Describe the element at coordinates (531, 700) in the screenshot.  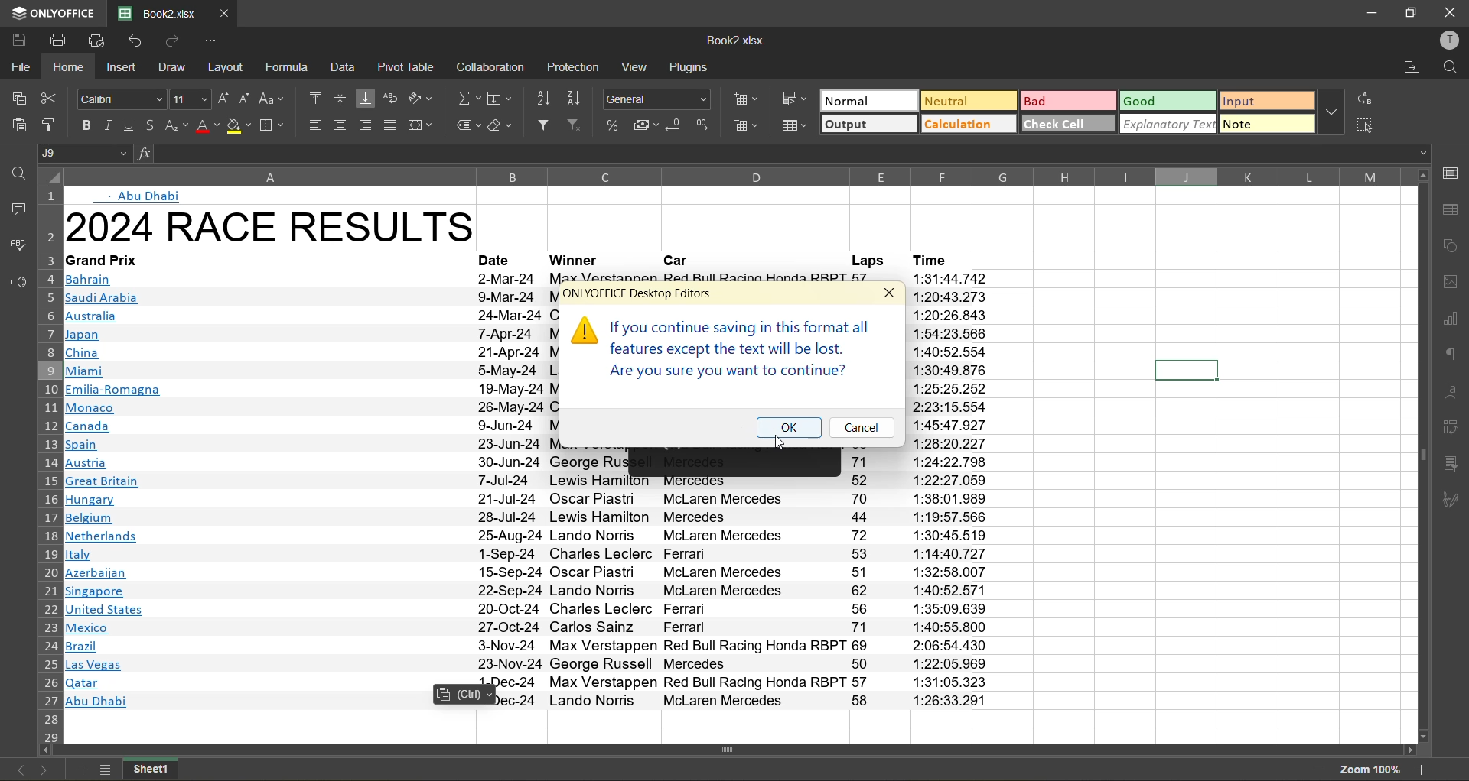
I see `text info` at that location.